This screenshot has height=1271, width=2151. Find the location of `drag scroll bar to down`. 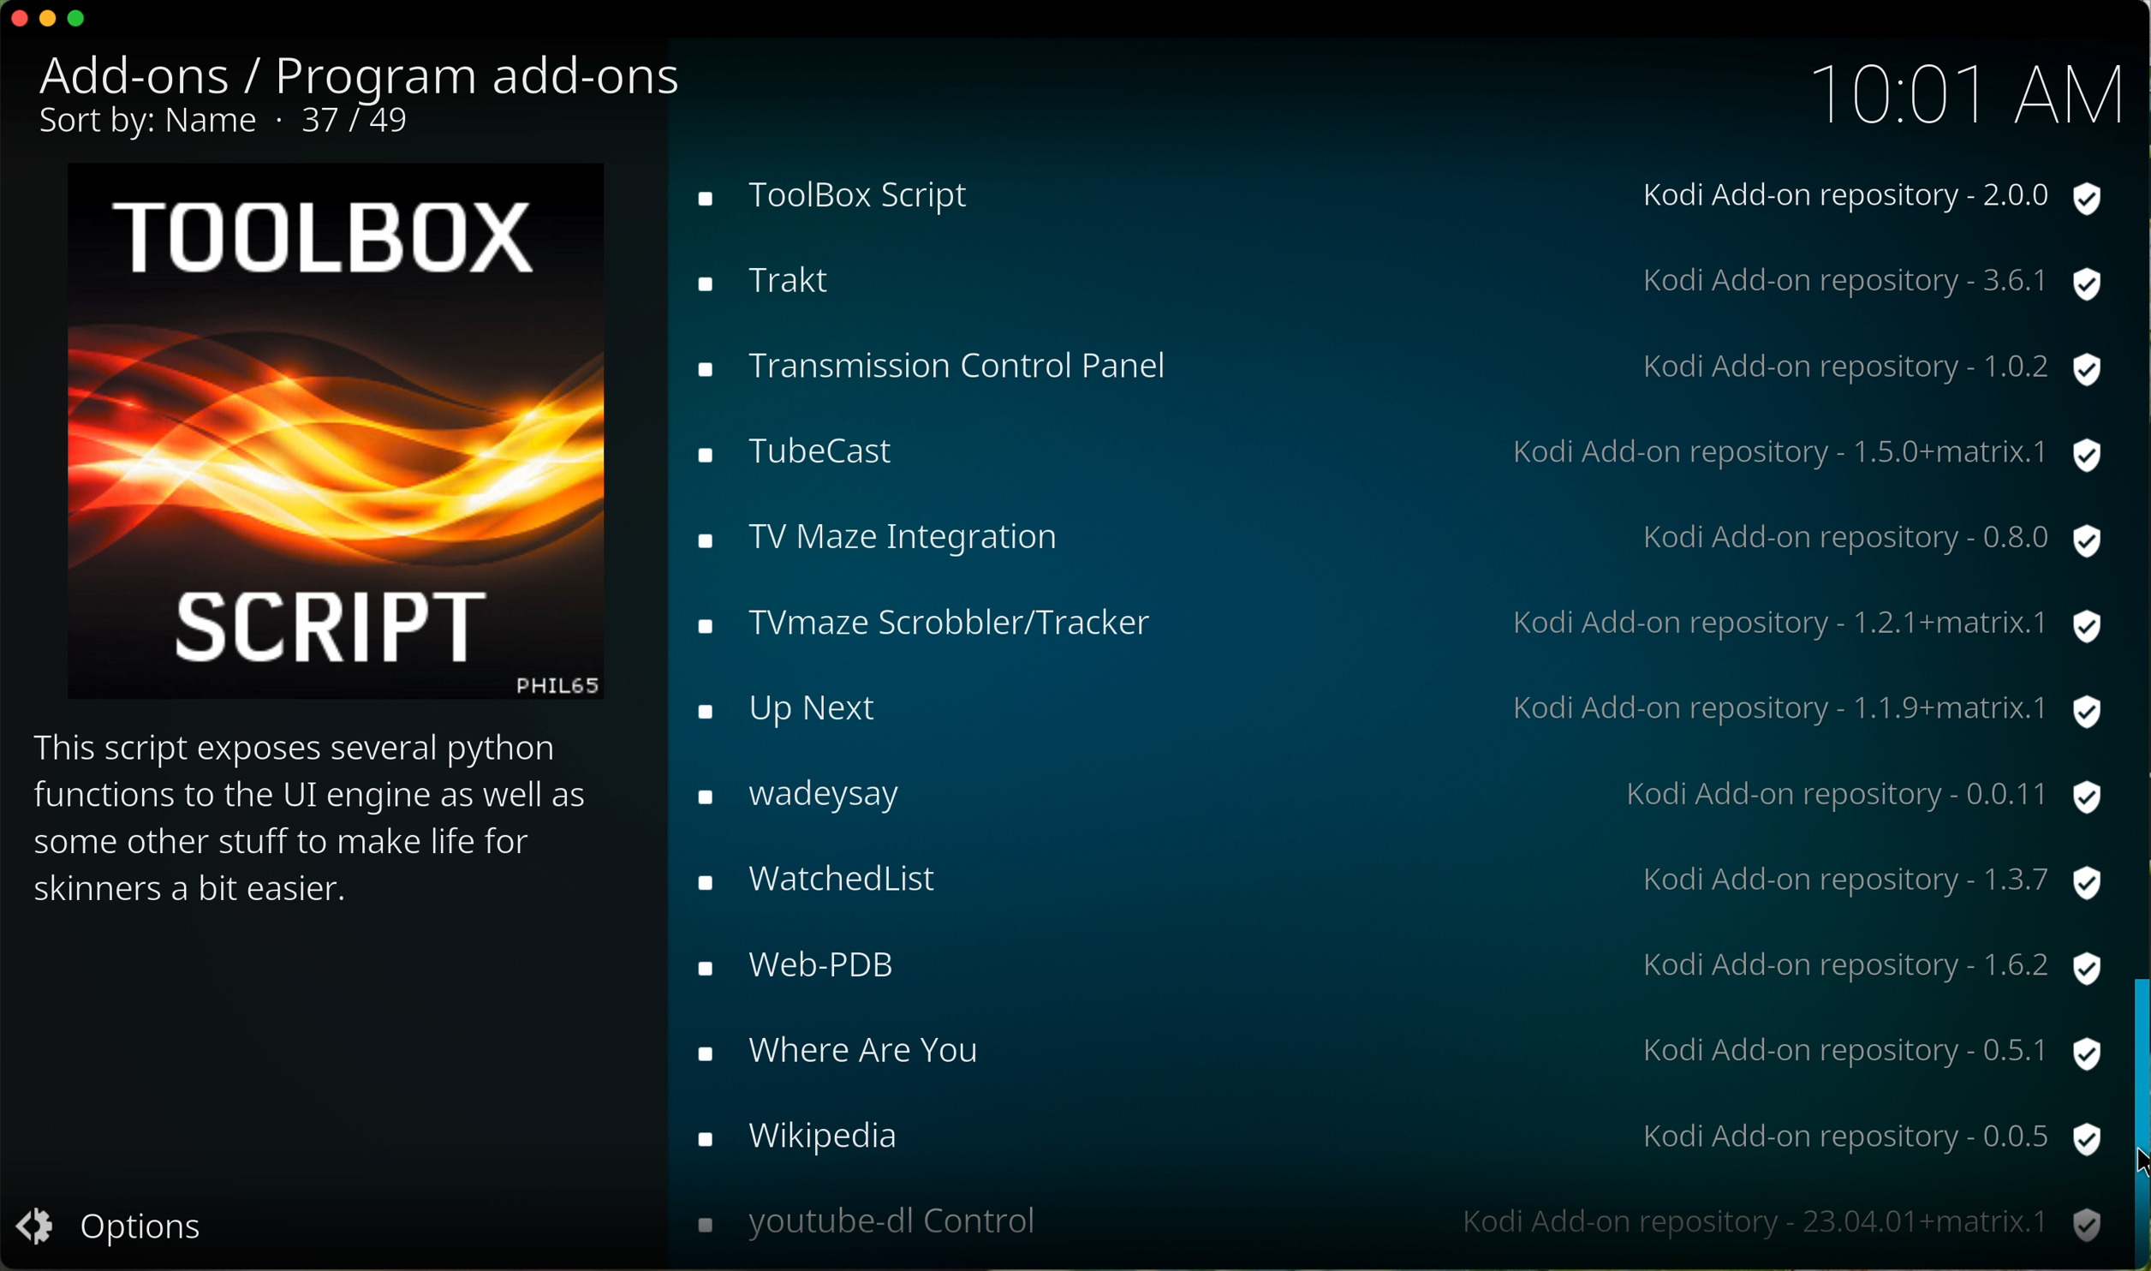

drag scroll bar to down is located at coordinates (2135, 1114).